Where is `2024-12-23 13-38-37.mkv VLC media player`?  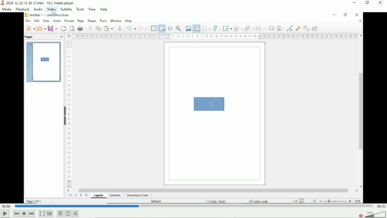
2024-12-23 13-38-37.mkv VLC media player is located at coordinates (40, 2).